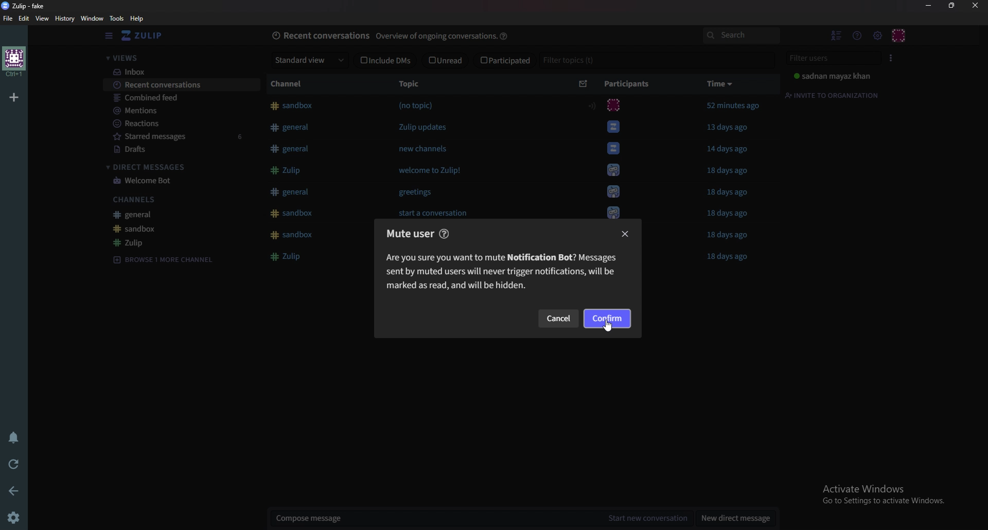 This screenshot has height=530, width=988. What do you see at coordinates (416, 105) in the screenshot?
I see `(no topic)` at bounding box center [416, 105].